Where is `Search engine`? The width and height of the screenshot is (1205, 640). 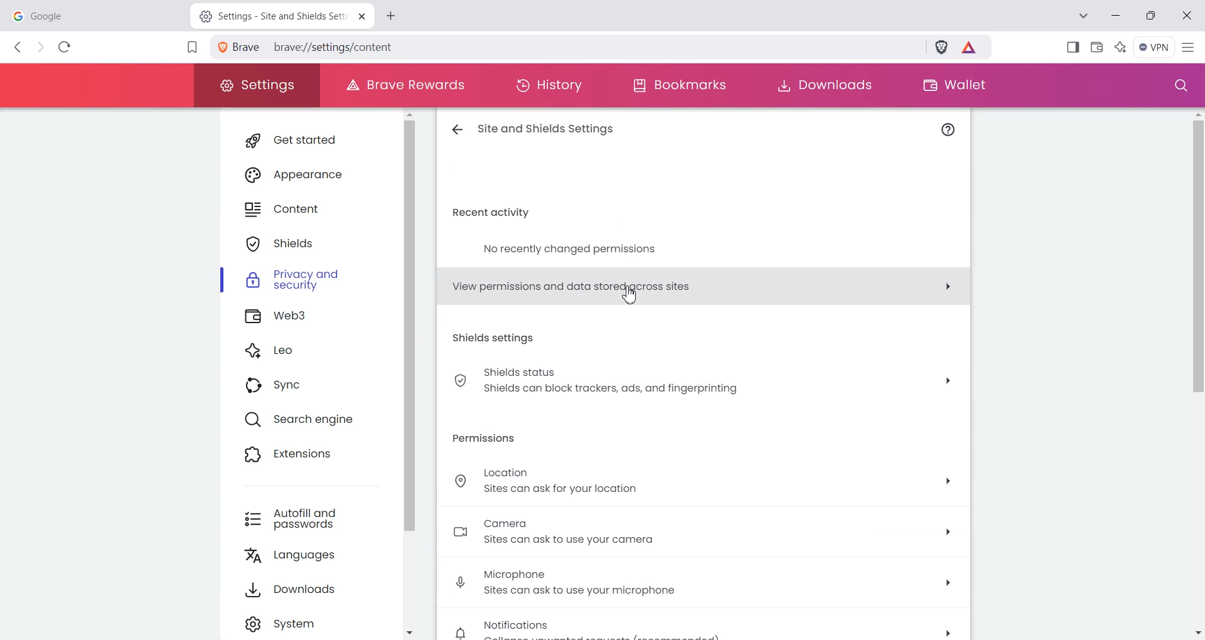
Search engine is located at coordinates (309, 421).